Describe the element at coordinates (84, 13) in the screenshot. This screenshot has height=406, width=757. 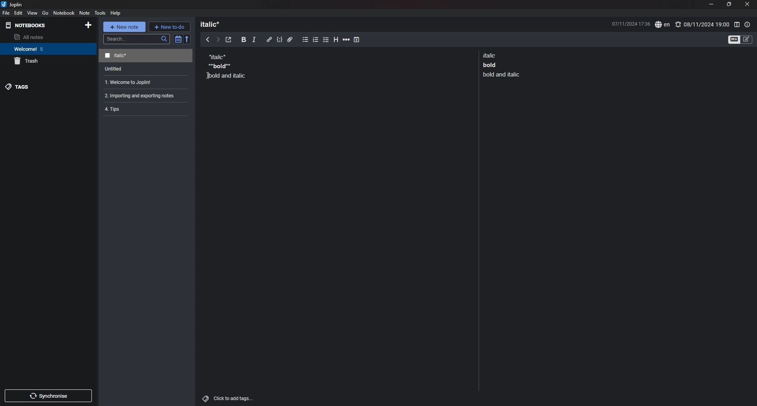
I see `note` at that location.